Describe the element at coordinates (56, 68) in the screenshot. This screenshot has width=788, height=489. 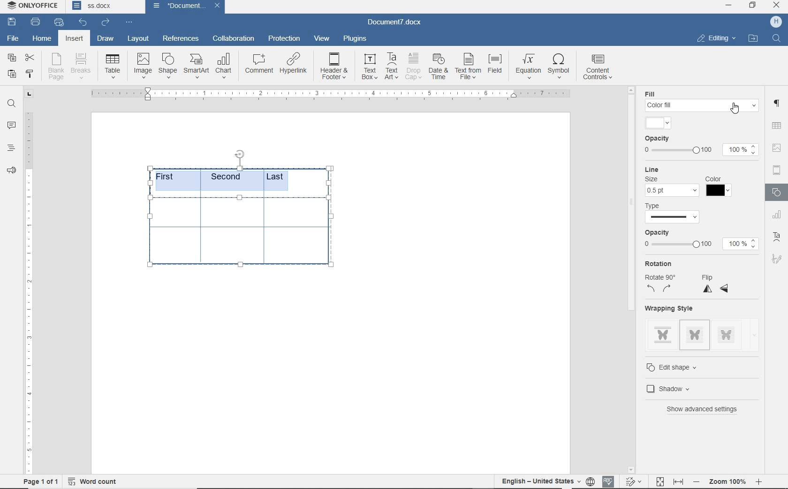
I see `blank page` at that location.